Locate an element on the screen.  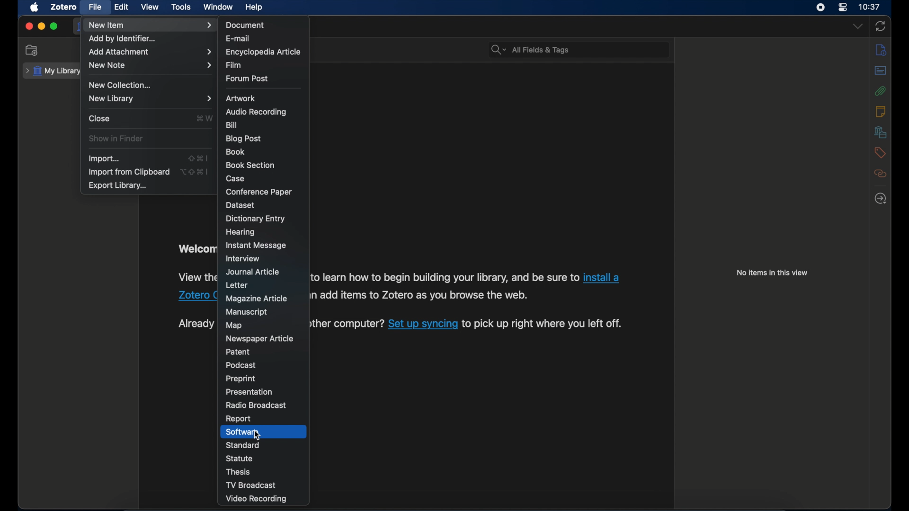
dropdown is located at coordinates (858, 27).